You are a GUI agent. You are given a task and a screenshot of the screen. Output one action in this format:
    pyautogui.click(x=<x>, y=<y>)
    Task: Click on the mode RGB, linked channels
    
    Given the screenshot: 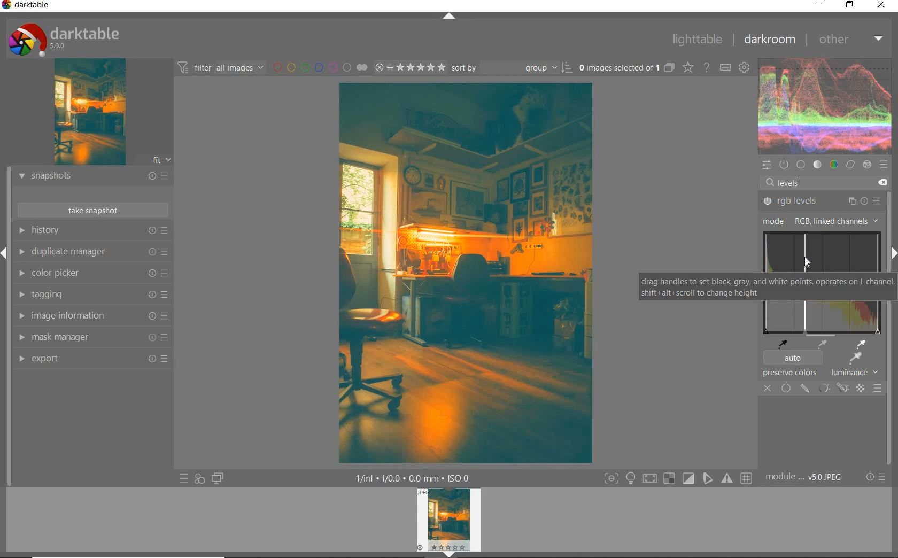 What is the action you would take?
    pyautogui.click(x=818, y=221)
    